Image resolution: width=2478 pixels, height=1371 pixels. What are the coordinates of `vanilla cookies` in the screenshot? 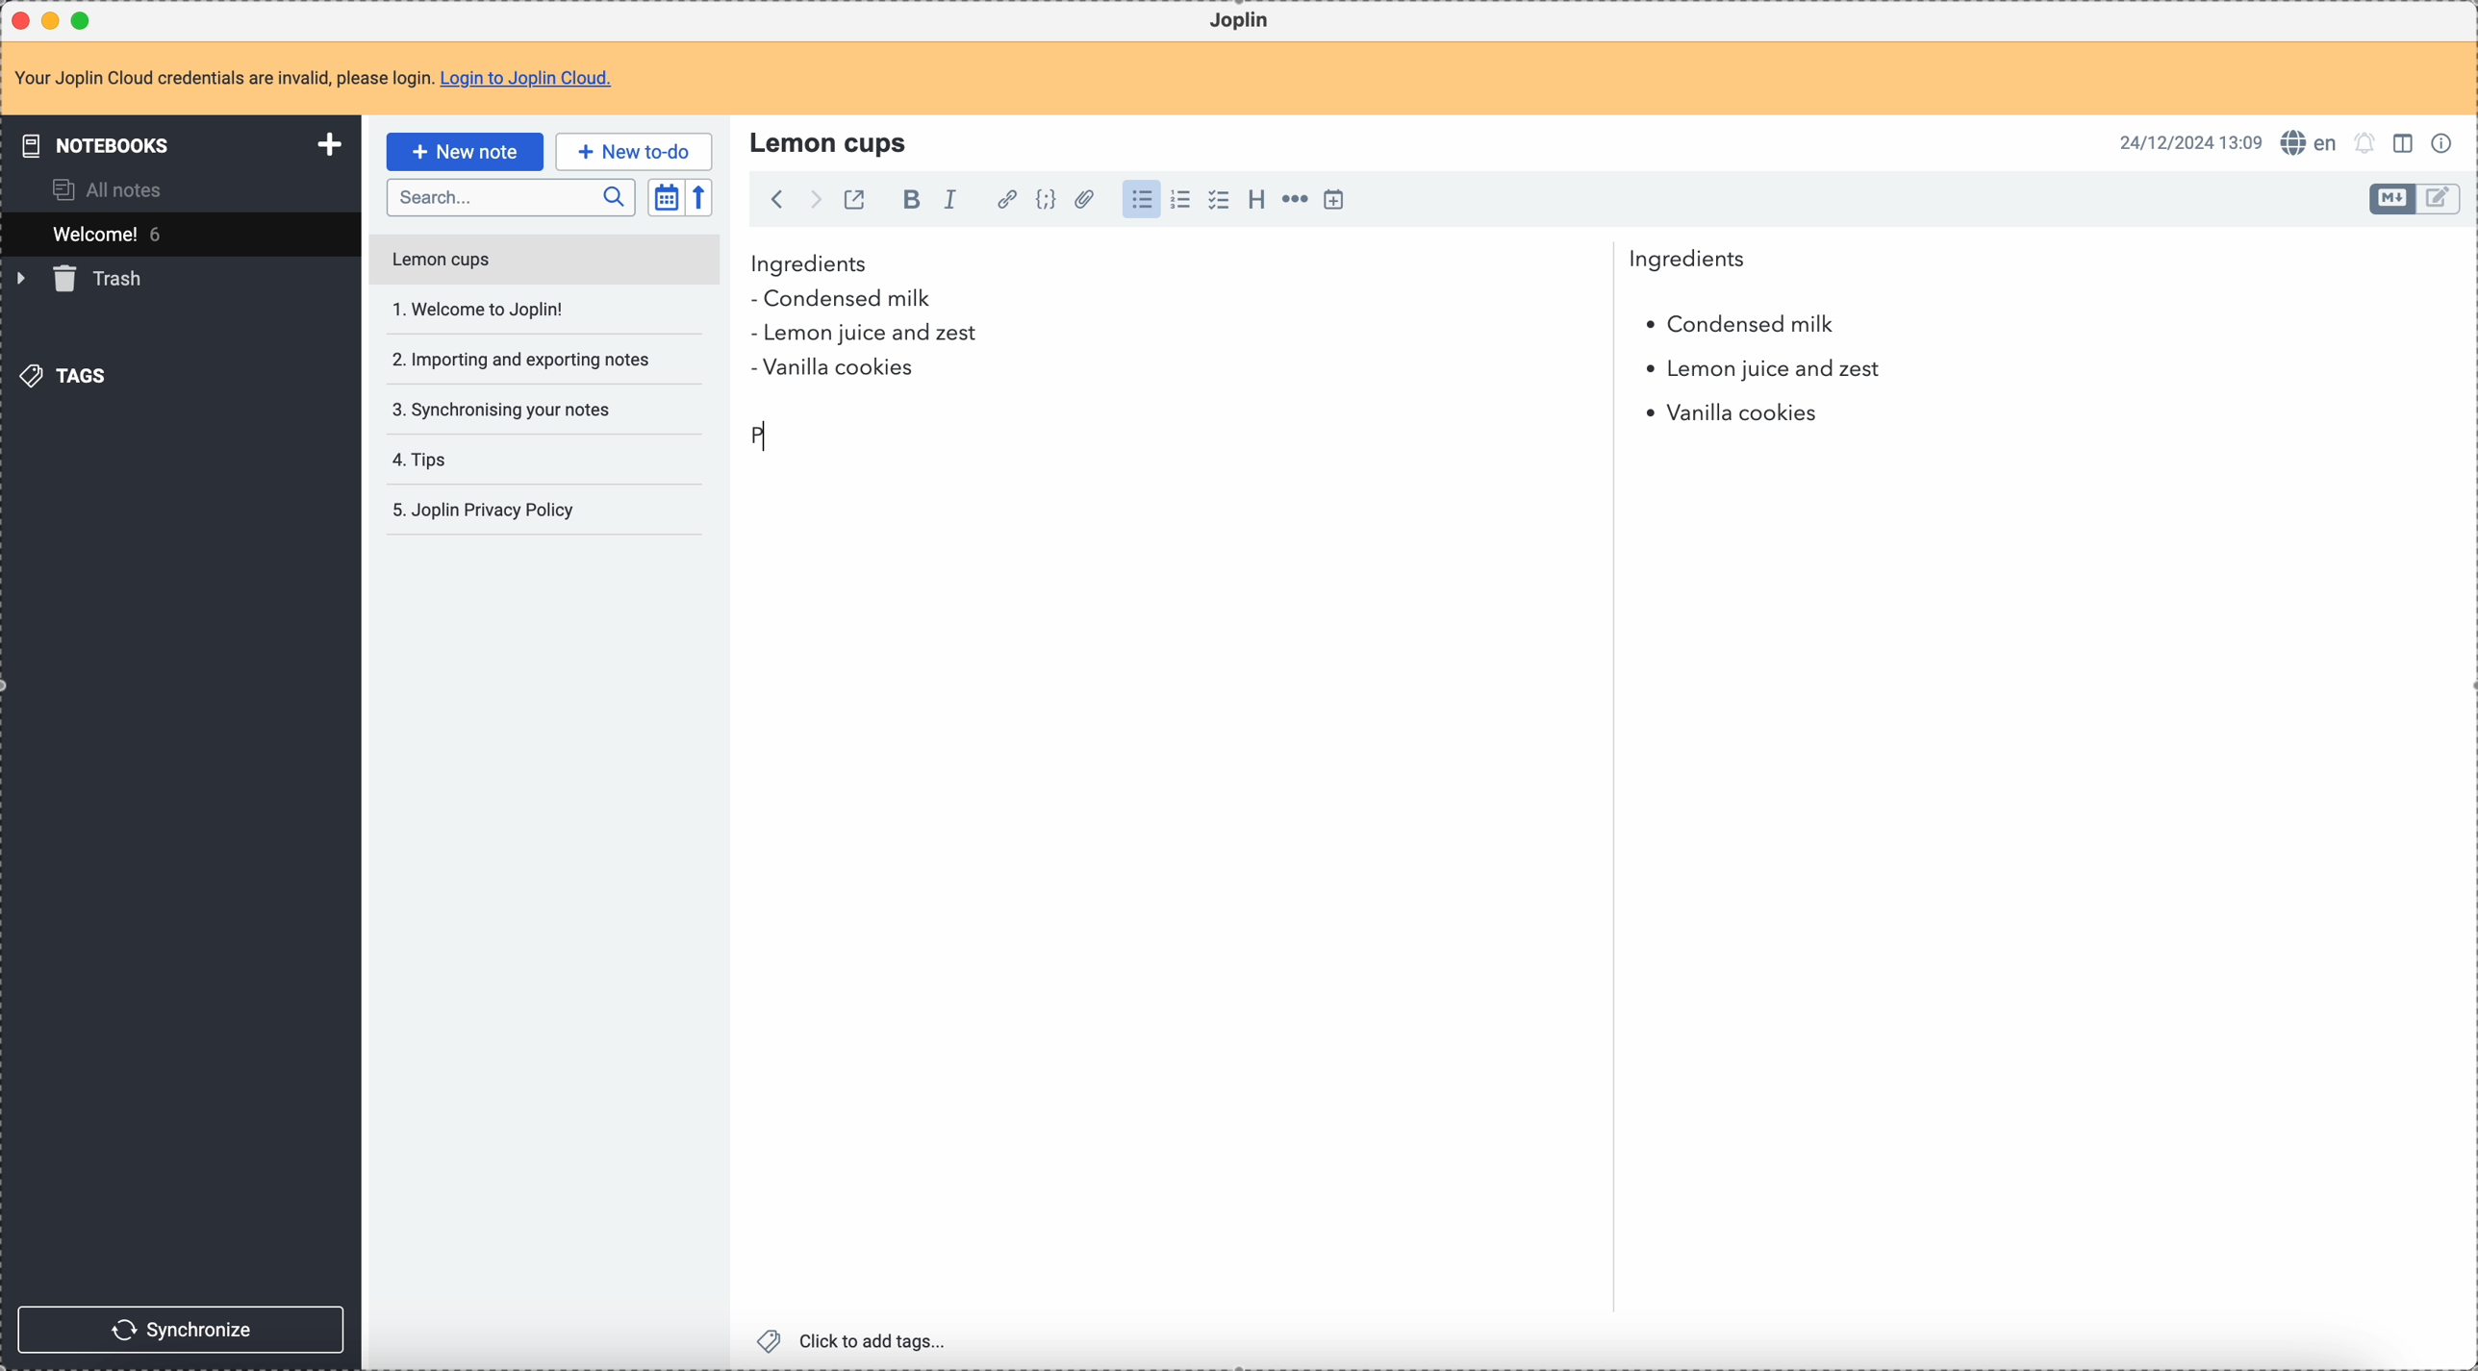 It's located at (1724, 413).